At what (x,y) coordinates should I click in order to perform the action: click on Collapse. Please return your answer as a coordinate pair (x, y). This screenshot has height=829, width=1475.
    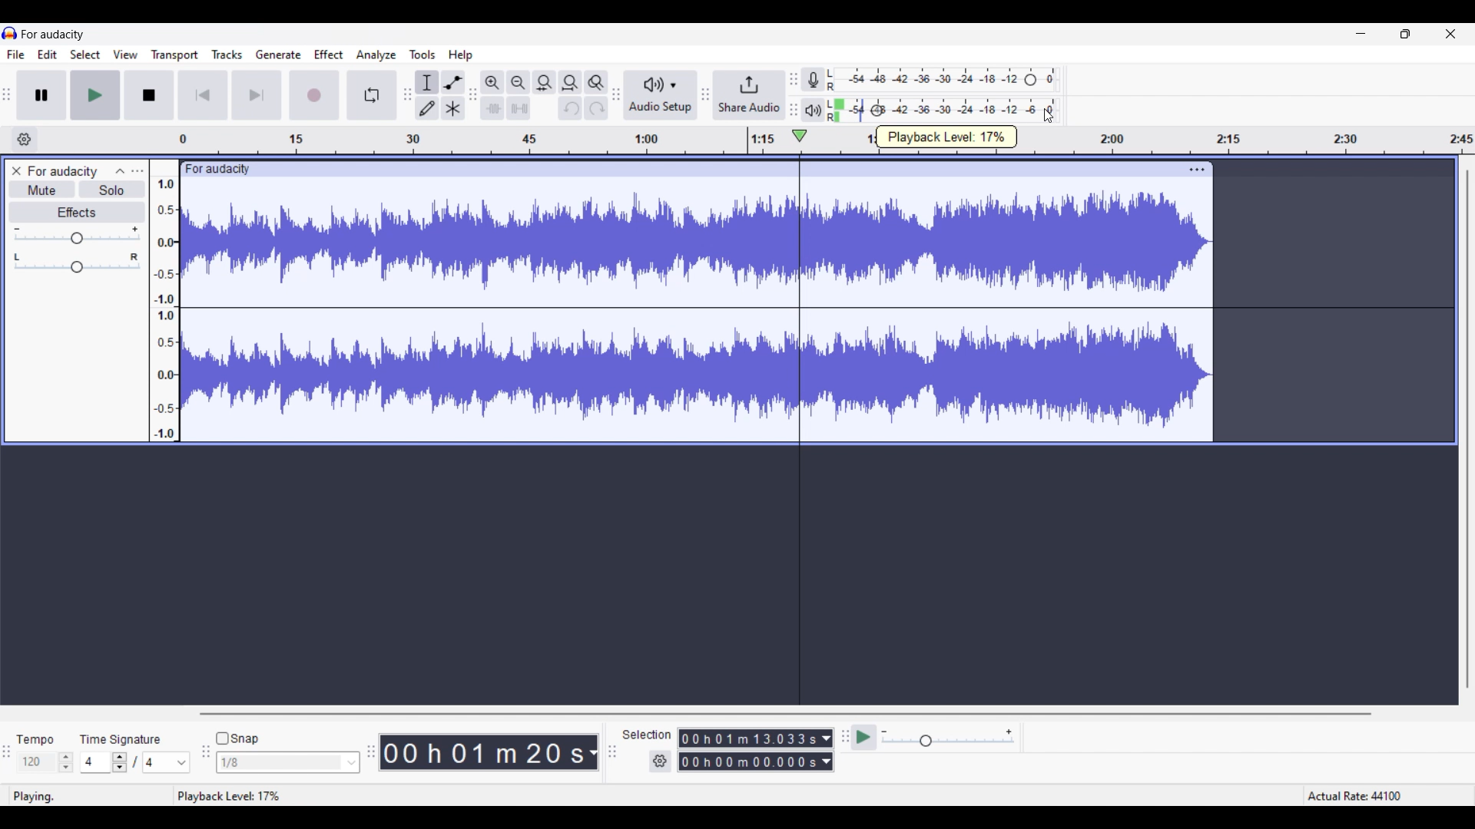
    Looking at the image, I should click on (121, 170).